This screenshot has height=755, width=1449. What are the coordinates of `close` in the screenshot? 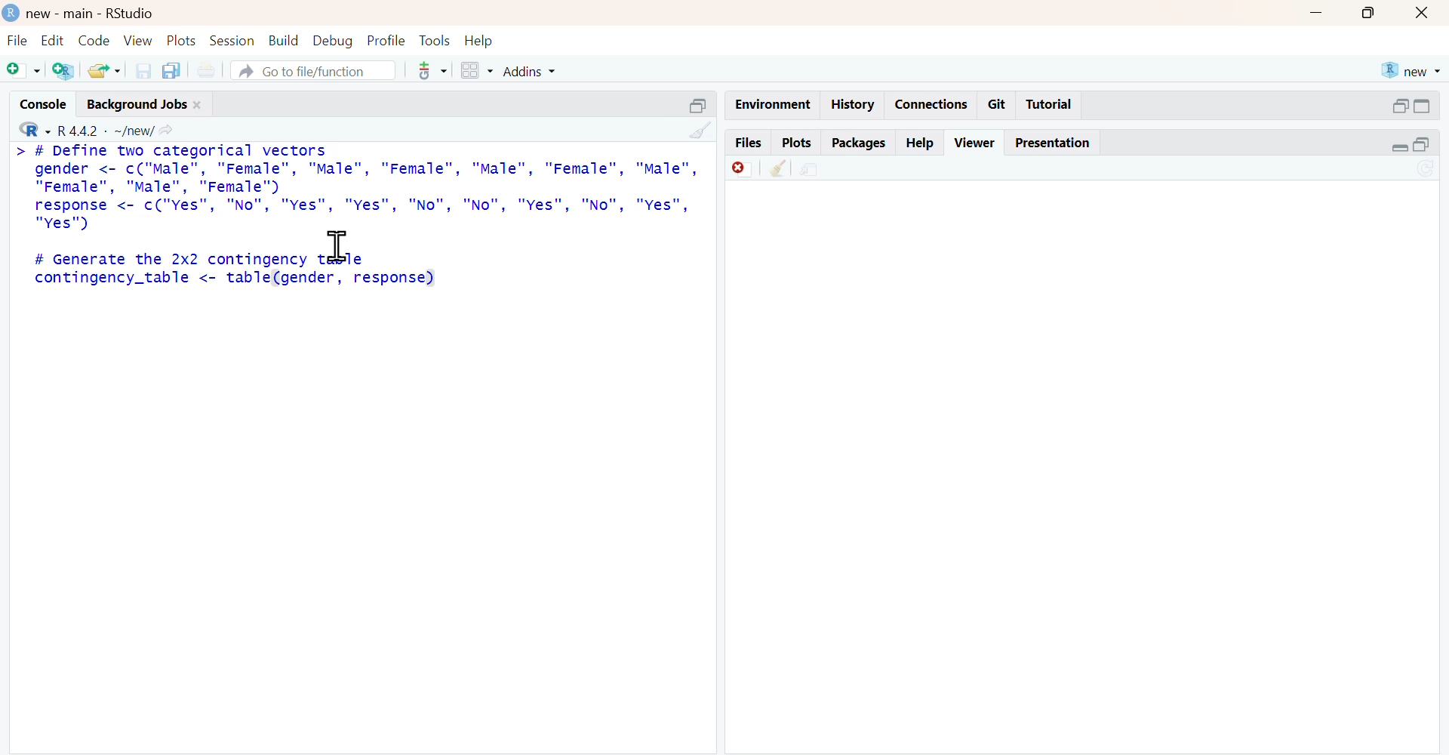 It's located at (198, 105).